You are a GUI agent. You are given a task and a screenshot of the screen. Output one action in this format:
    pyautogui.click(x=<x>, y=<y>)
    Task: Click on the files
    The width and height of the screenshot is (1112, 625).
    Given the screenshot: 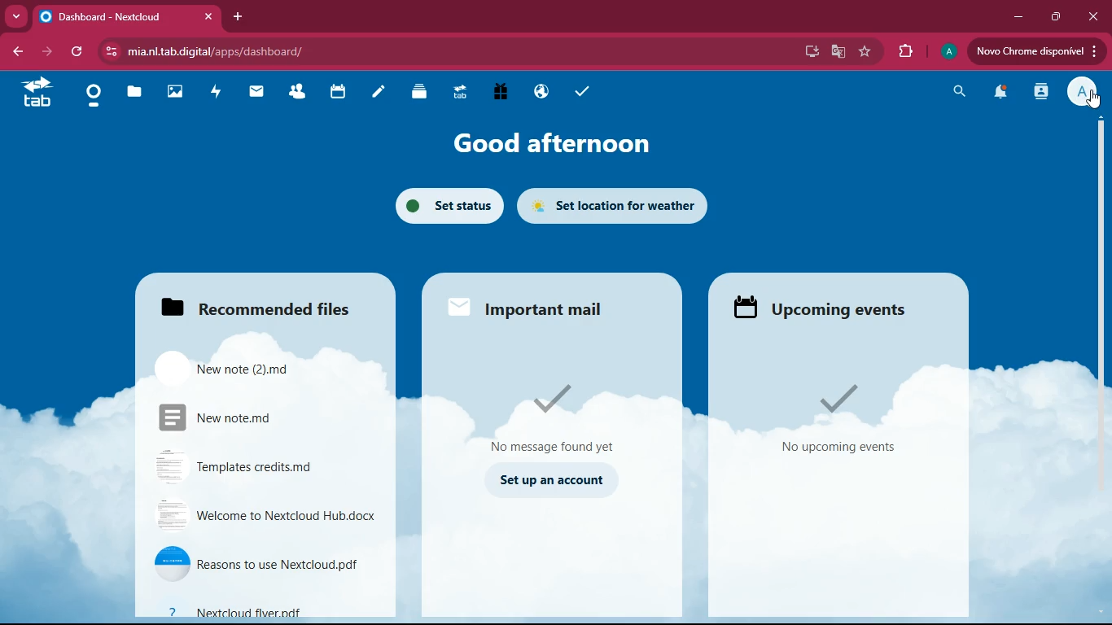 What is the action you would take?
    pyautogui.click(x=134, y=94)
    